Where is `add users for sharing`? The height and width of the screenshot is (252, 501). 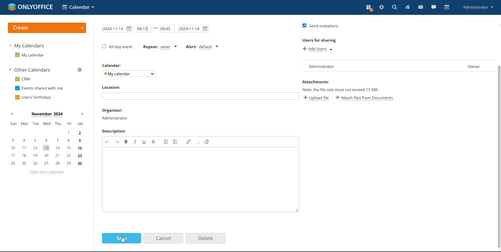 add users for sharing is located at coordinates (317, 49).